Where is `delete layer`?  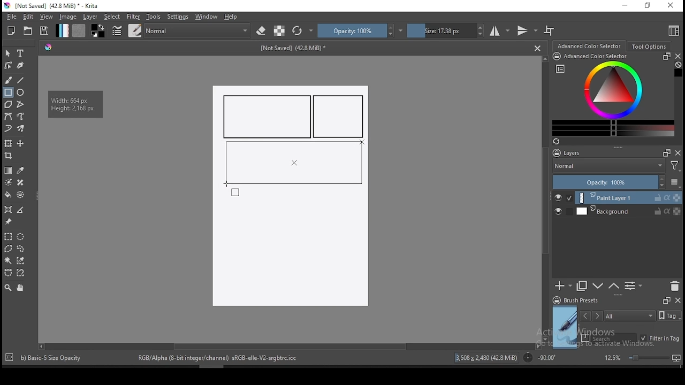 delete layer is located at coordinates (674, 287).